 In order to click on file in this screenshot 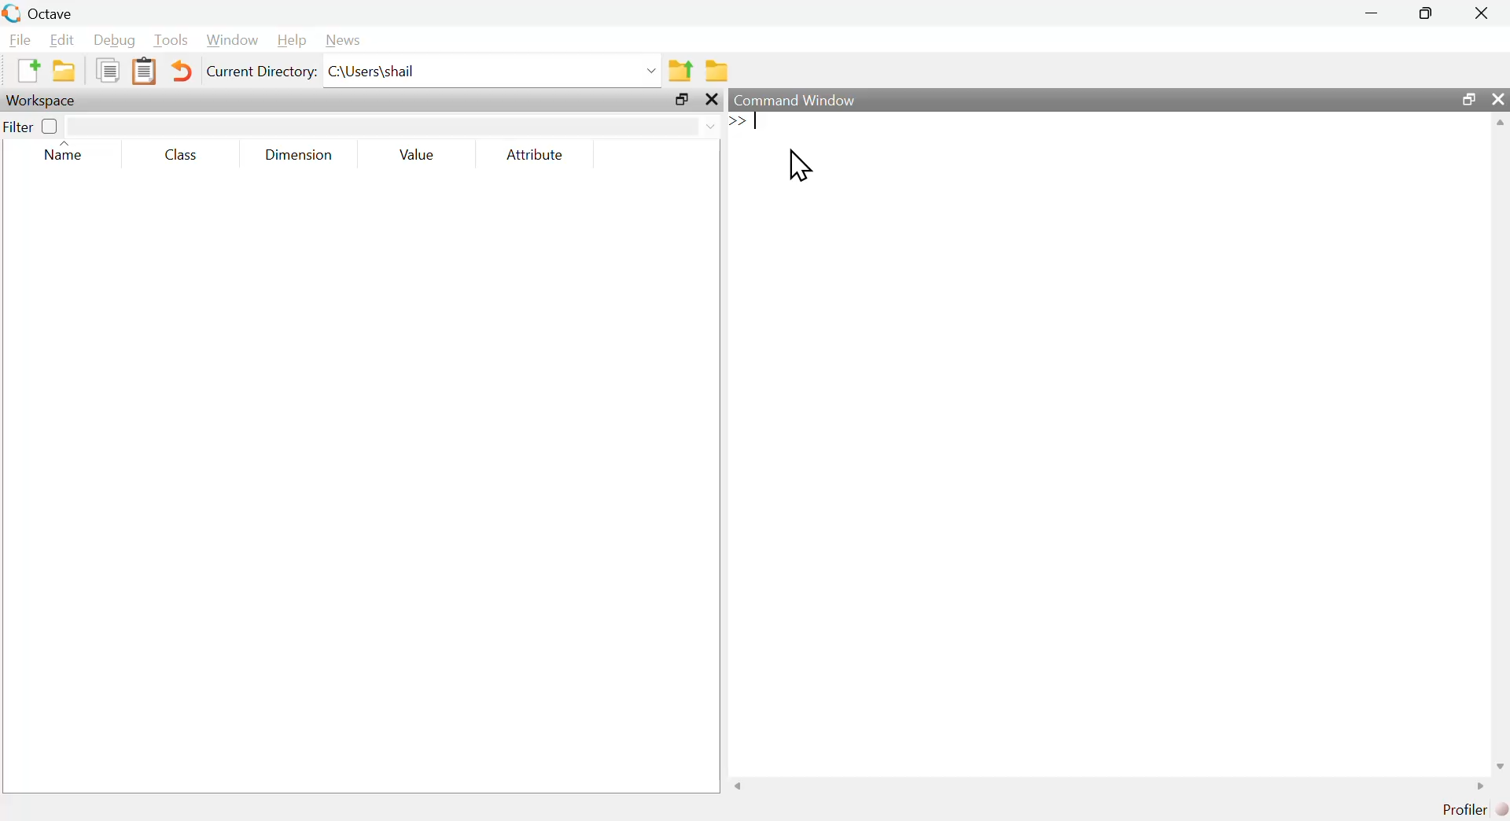, I will do `click(20, 39)`.